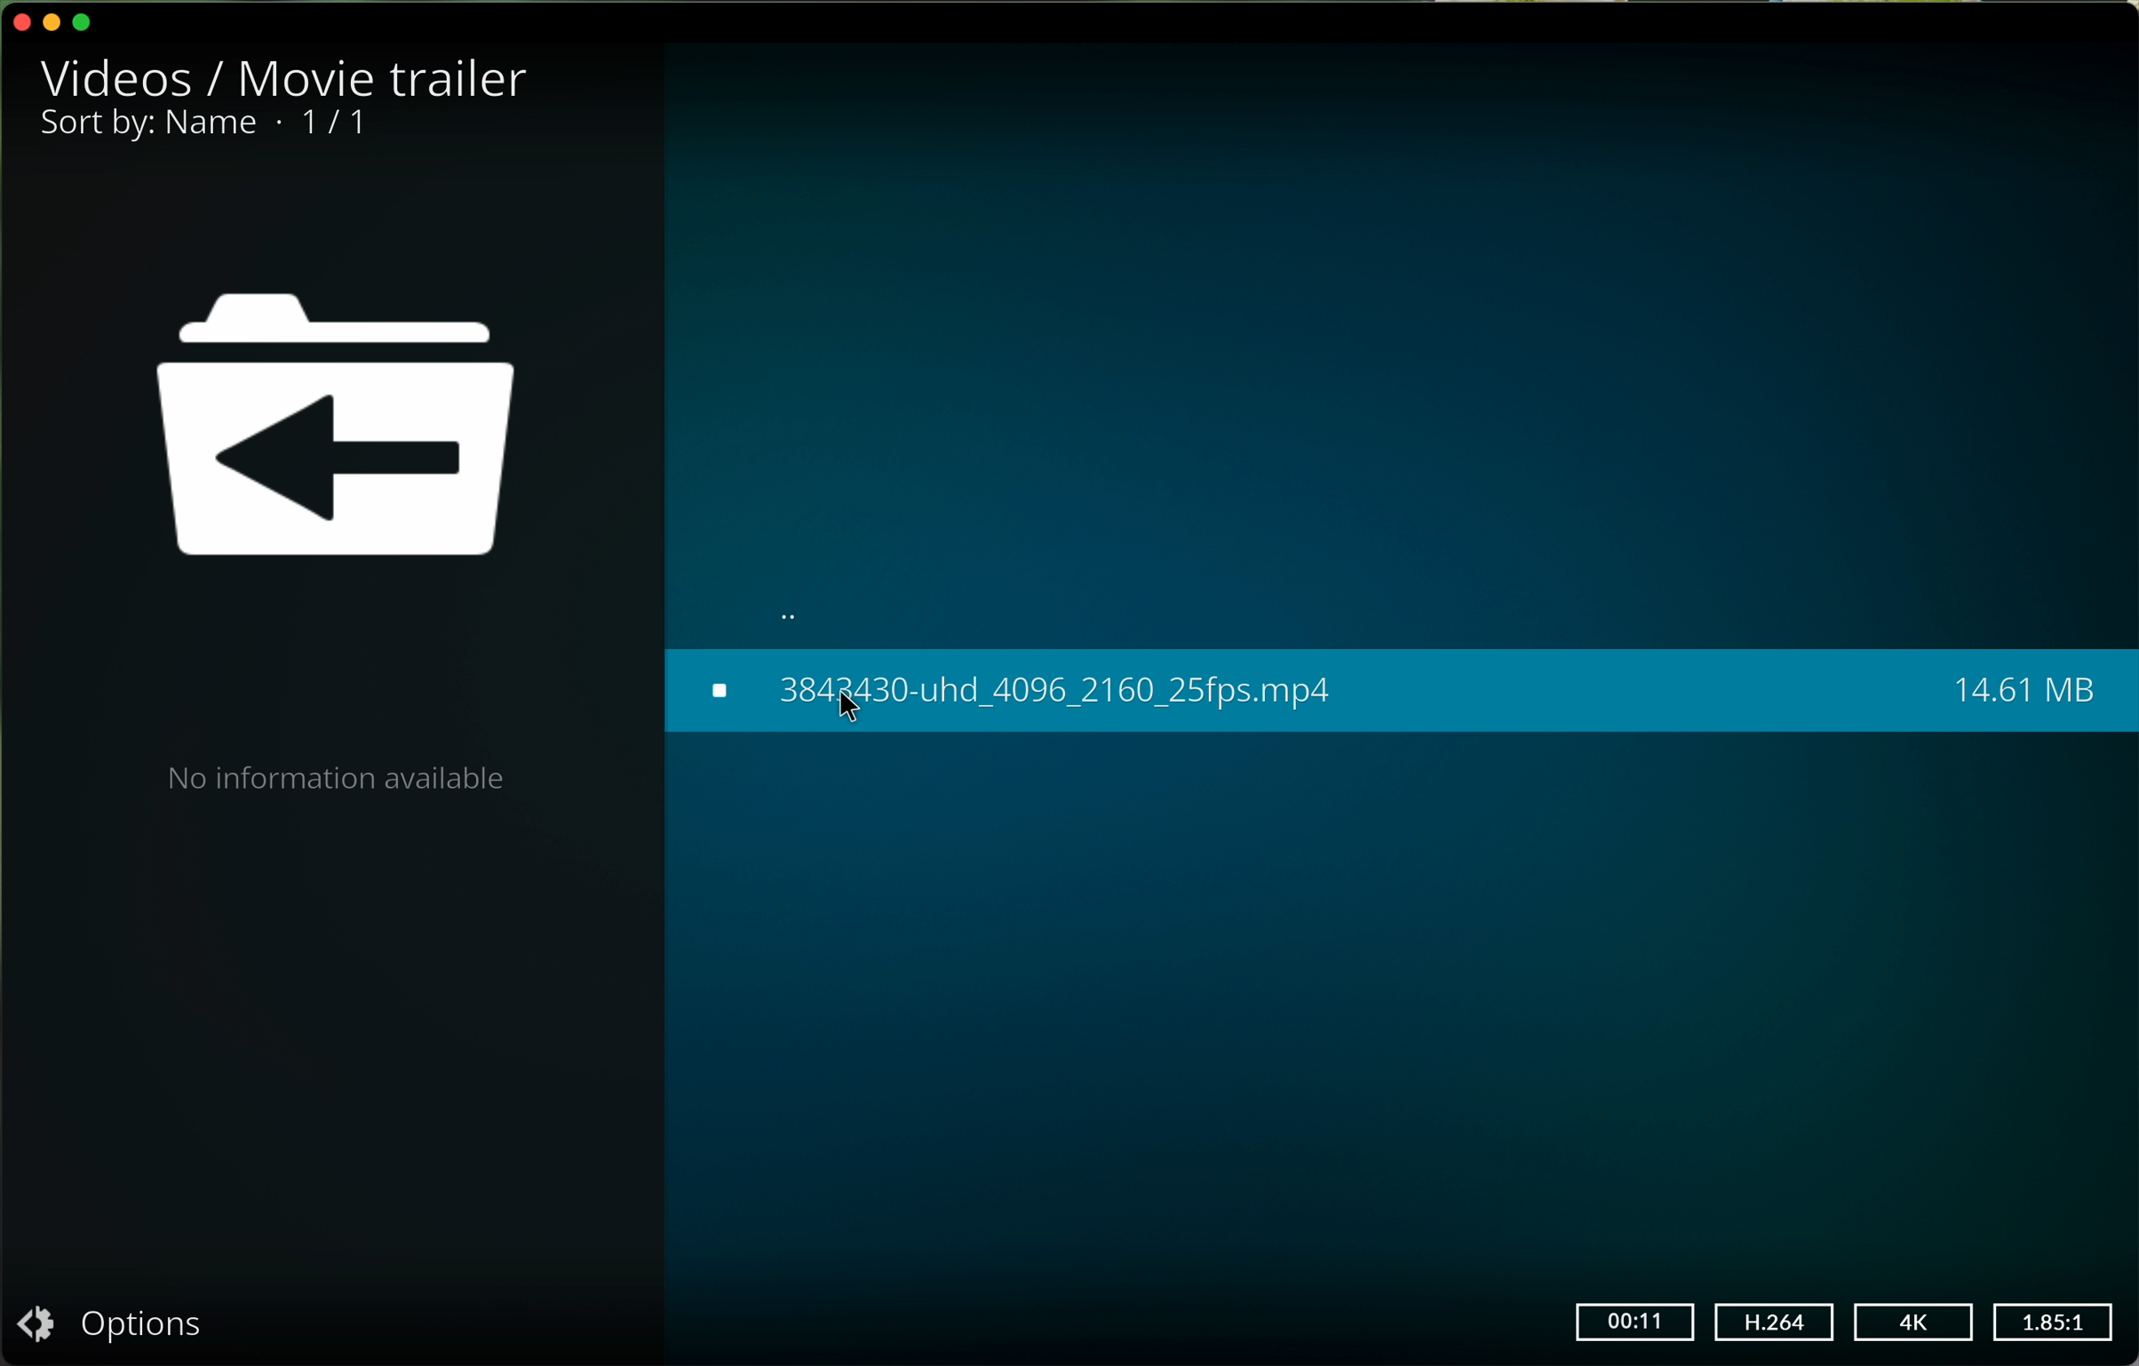 This screenshot has height=1366, width=2139. What do you see at coordinates (121, 69) in the screenshot?
I see `Videos` at bounding box center [121, 69].